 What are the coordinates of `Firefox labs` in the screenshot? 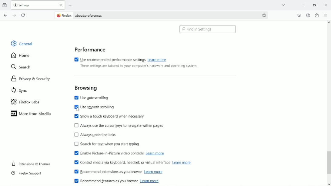 It's located at (30, 102).